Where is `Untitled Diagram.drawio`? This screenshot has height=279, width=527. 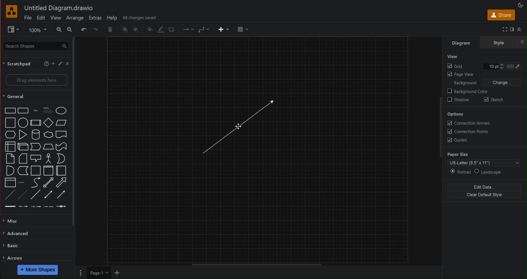
Untitled Diagram.drawio is located at coordinates (59, 8).